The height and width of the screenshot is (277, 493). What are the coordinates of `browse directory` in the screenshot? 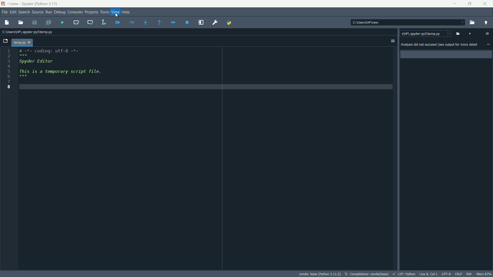 It's located at (473, 23).